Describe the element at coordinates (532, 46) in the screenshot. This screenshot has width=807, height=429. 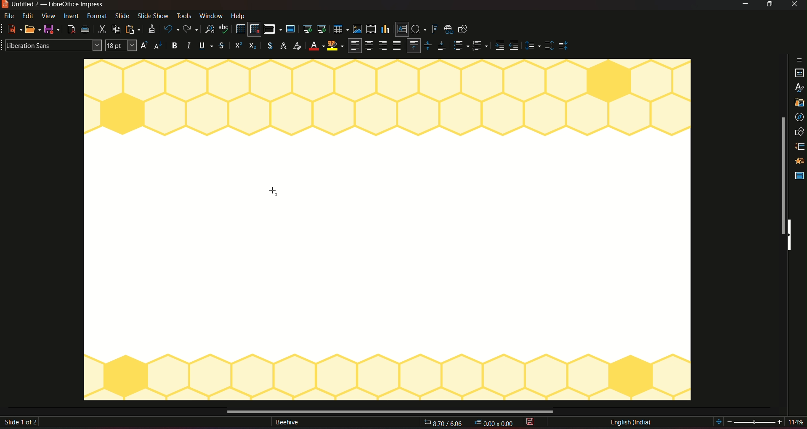
I see `Adjust paragraph` at that location.